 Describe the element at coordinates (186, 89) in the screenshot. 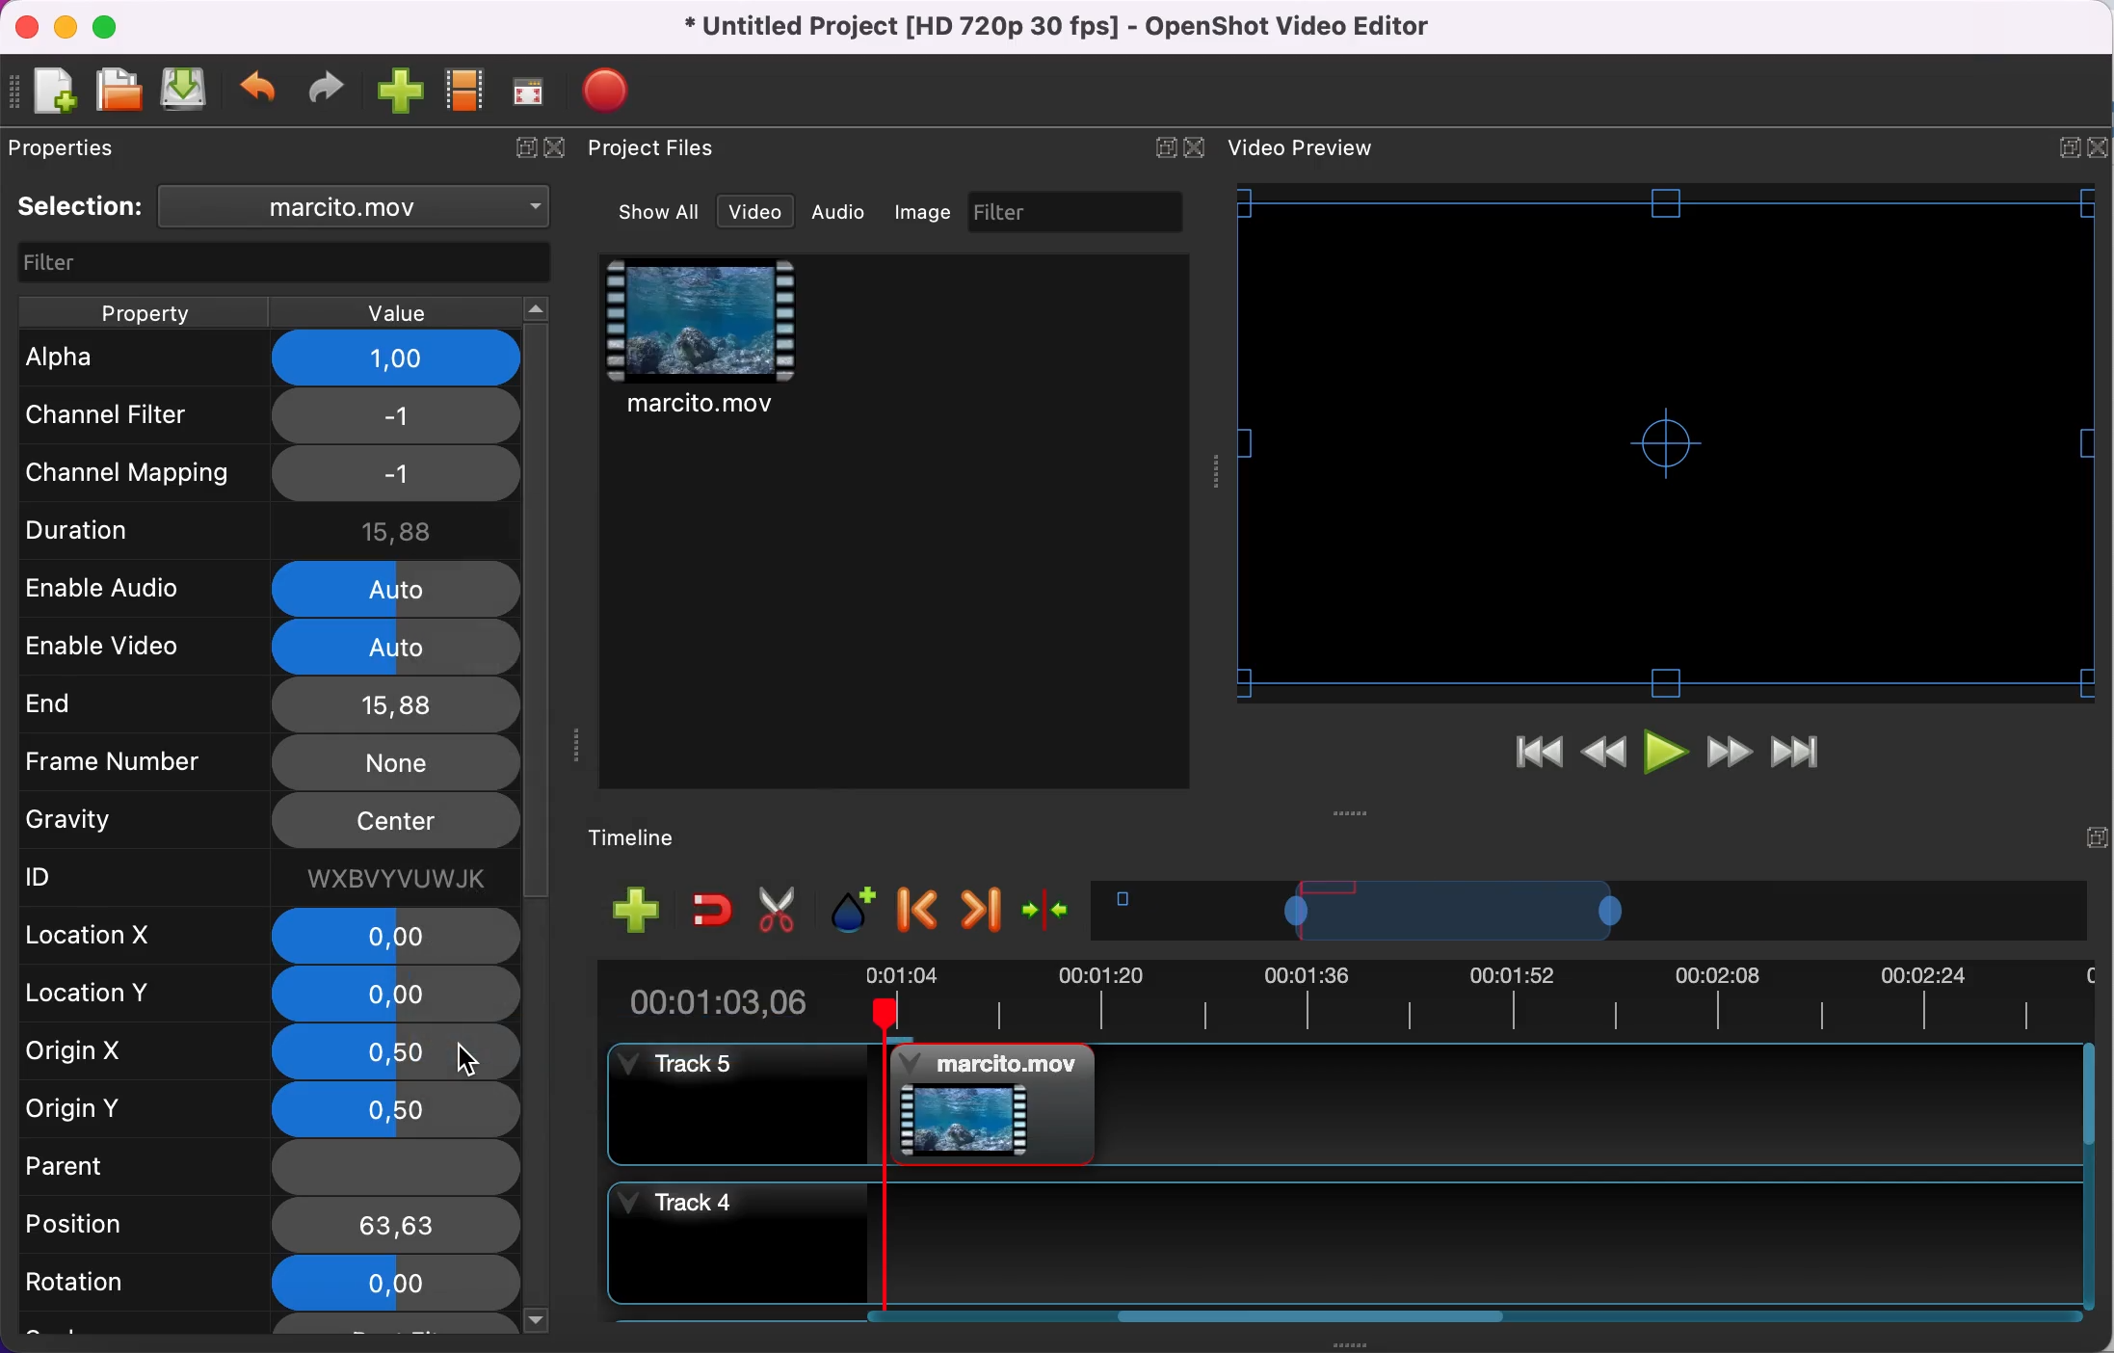

I see `save file` at that location.